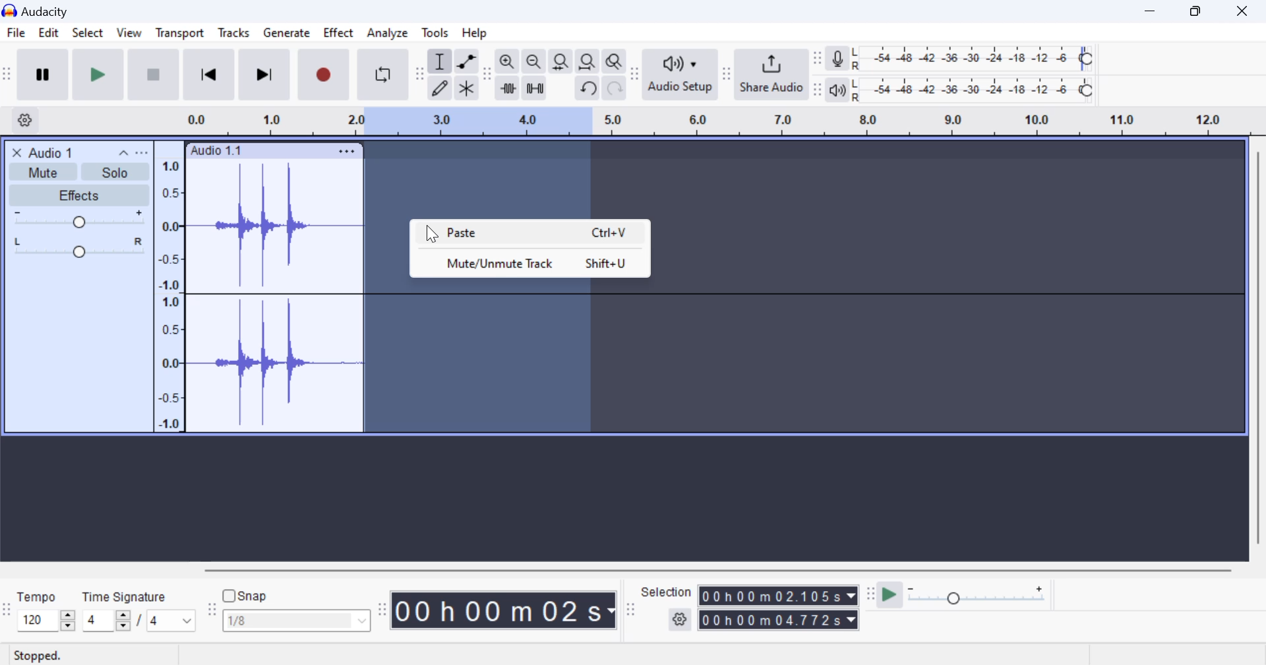  What do you see at coordinates (1199, 10) in the screenshot?
I see `Minimize` at bounding box center [1199, 10].